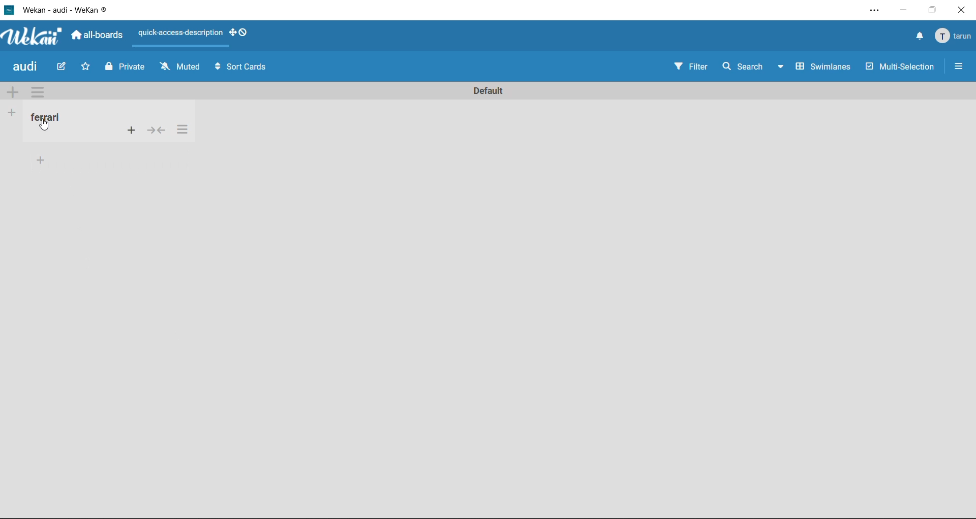 The image size is (976, 519). Describe the element at coordinates (933, 11) in the screenshot. I see `maximize` at that location.